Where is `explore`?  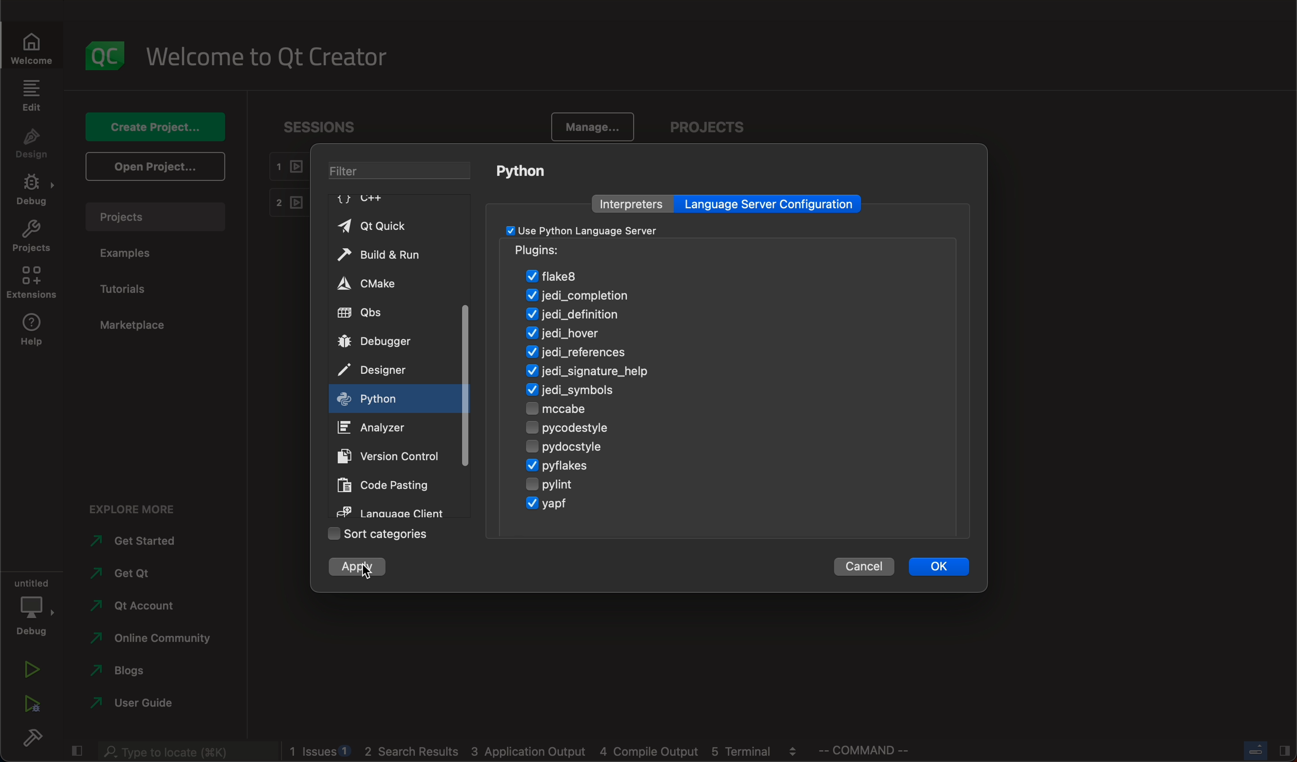 explore is located at coordinates (133, 511).